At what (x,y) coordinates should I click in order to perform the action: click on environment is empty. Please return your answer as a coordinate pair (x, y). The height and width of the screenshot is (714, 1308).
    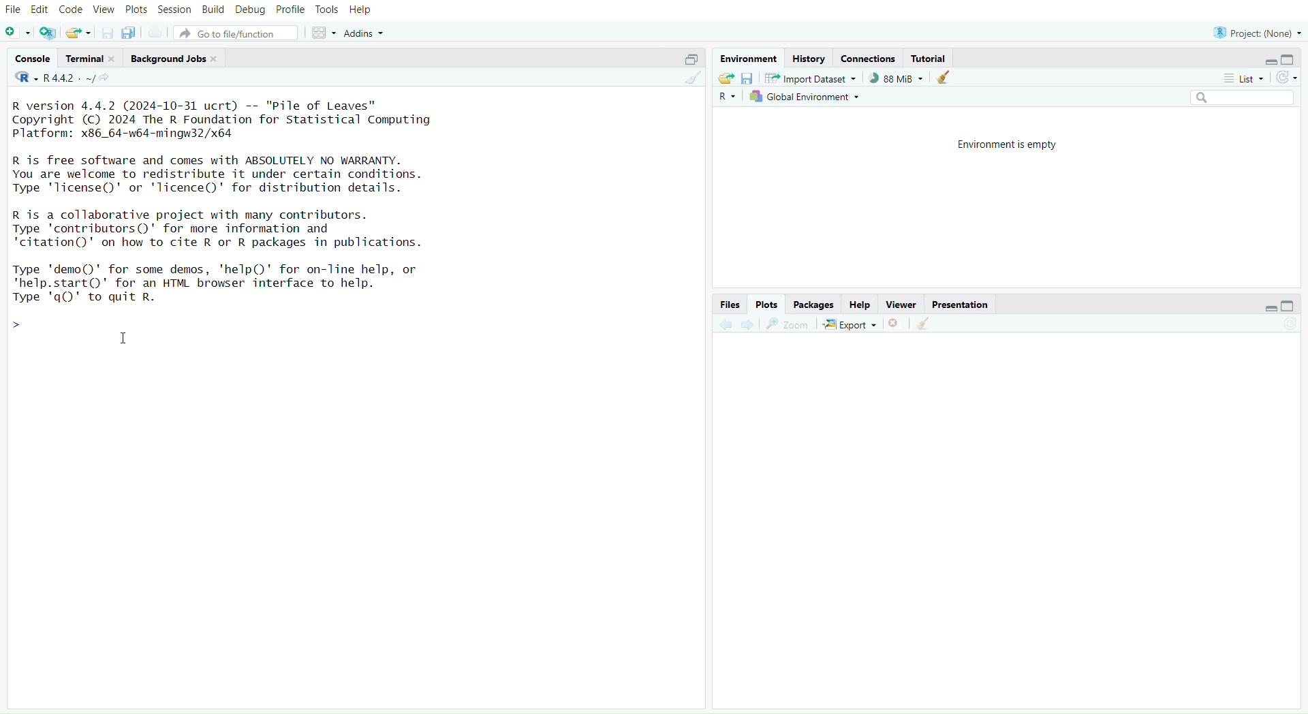
    Looking at the image, I should click on (1002, 144).